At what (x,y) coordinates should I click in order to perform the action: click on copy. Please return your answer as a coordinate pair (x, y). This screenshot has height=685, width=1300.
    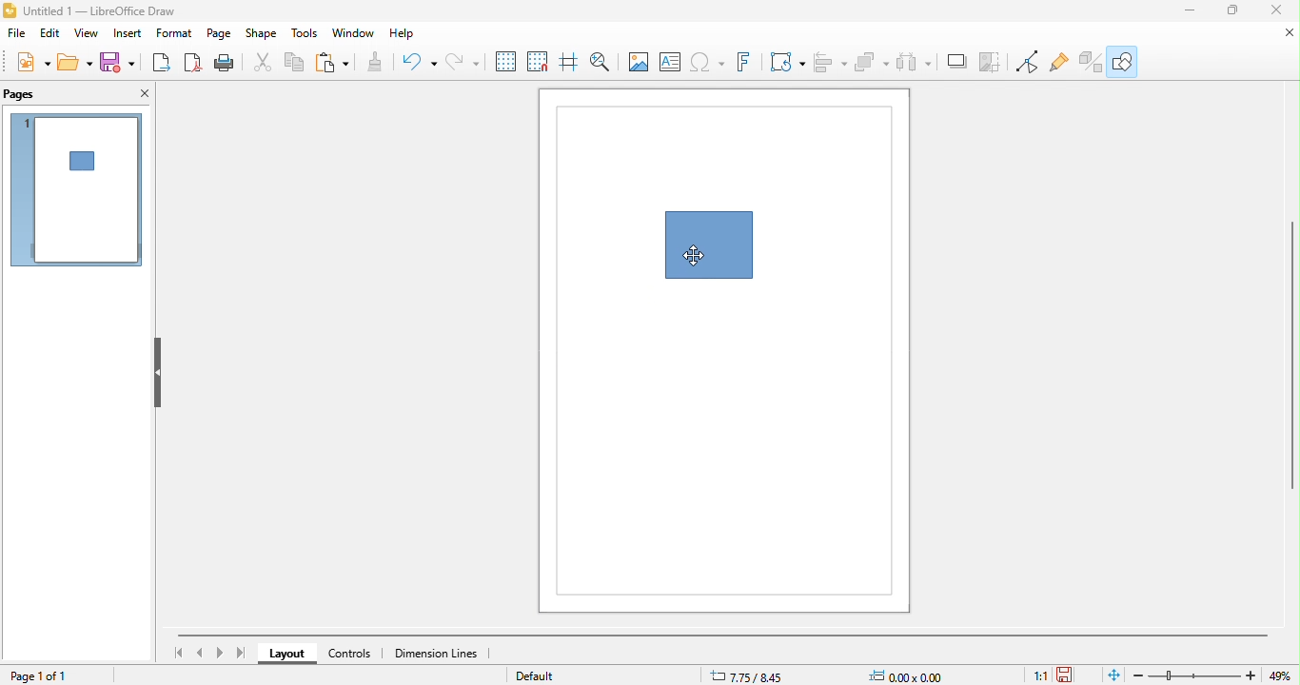
    Looking at the image, I should click on (297, 64).